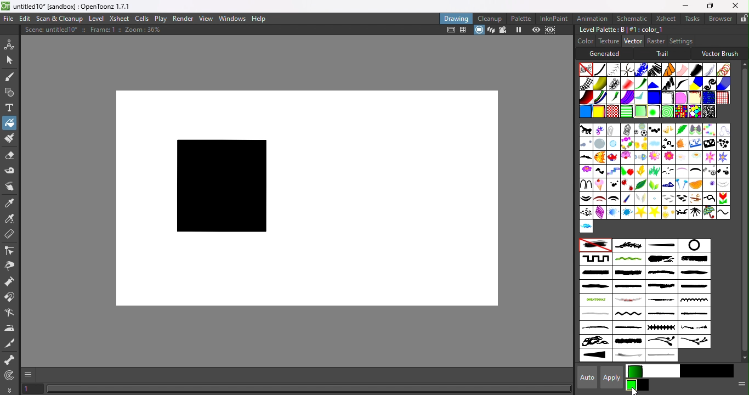 This screenshot has height=395, width=749. Describe the element at coordinates (502, 30) in the screenshot. I see `Camera view` at that location.